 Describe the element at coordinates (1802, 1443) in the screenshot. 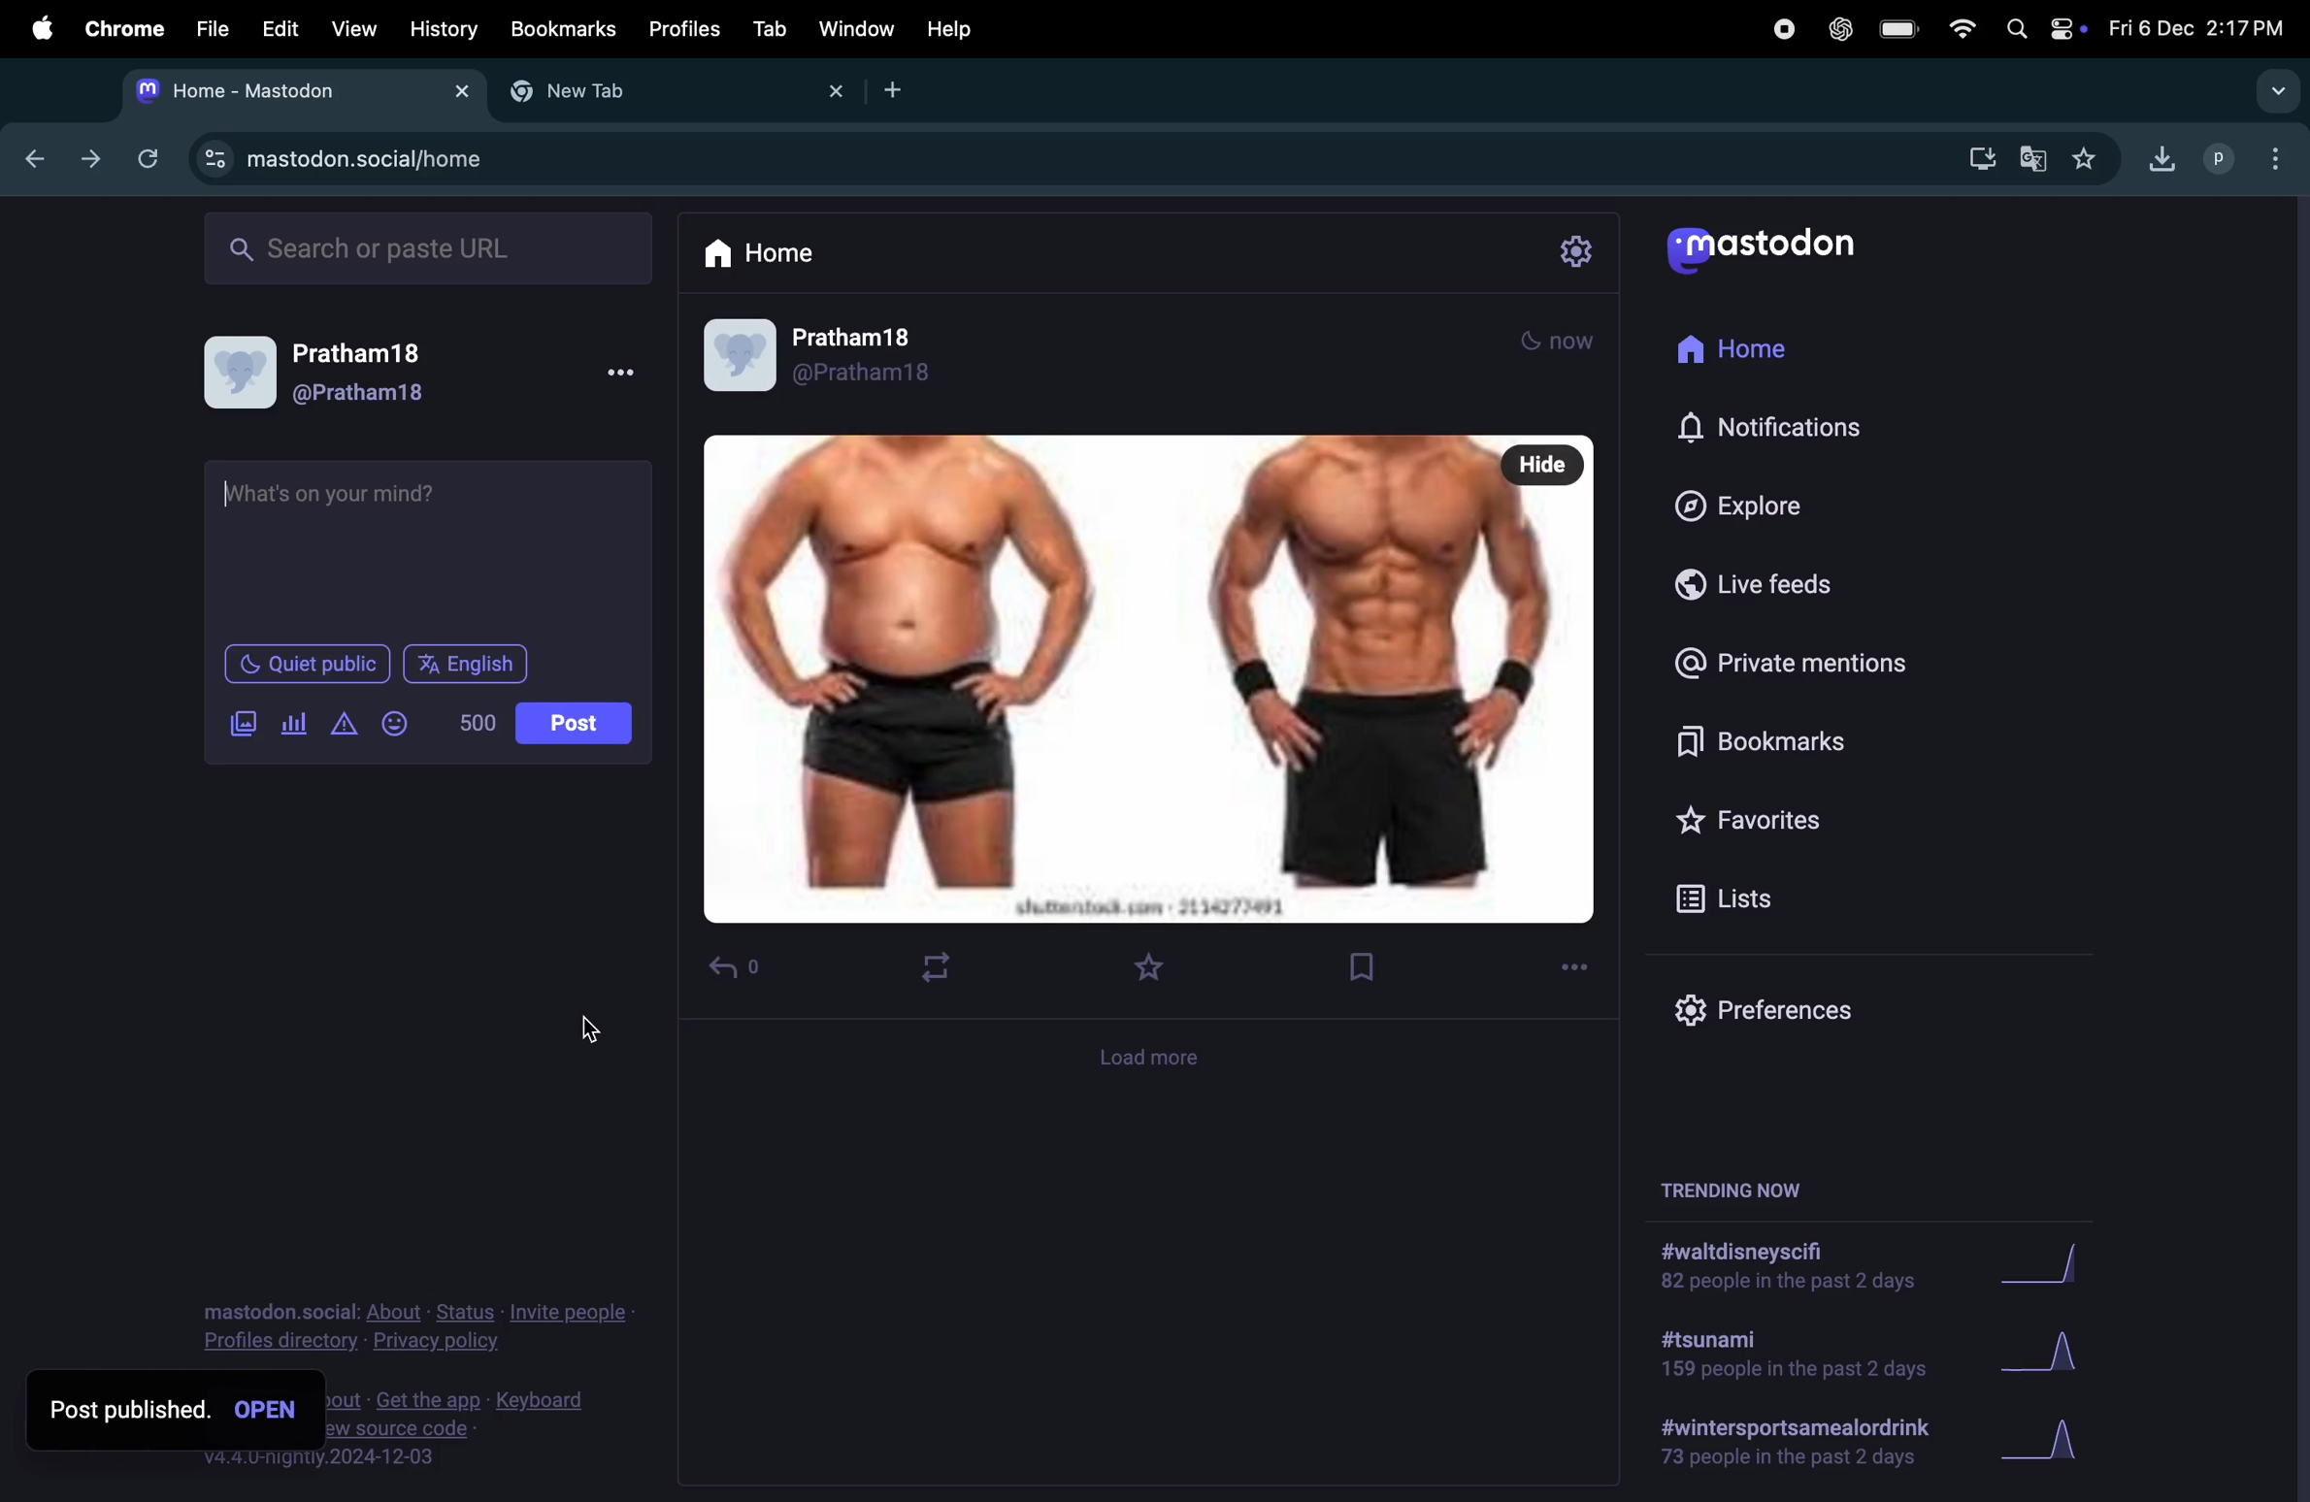

I see `#wintersportmeal drink` at that location.